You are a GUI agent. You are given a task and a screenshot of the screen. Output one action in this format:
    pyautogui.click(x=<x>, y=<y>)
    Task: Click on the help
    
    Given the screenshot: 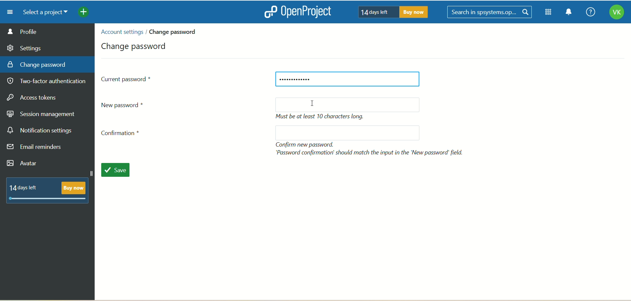 What is the action you would take?
    pyautogui.click(x=589, y=12)
    